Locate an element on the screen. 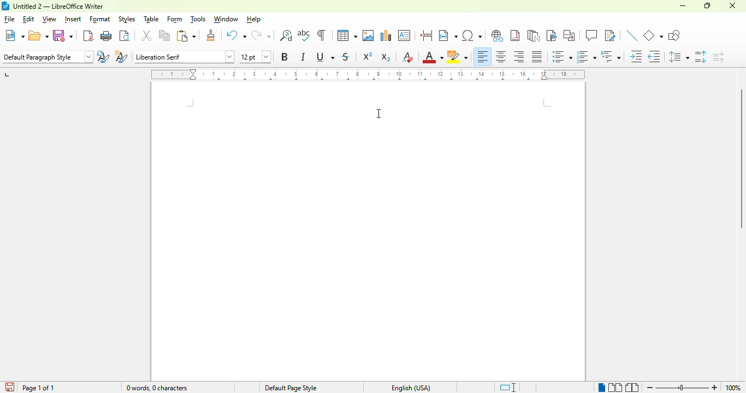  help is located at coordinates (254, 19).